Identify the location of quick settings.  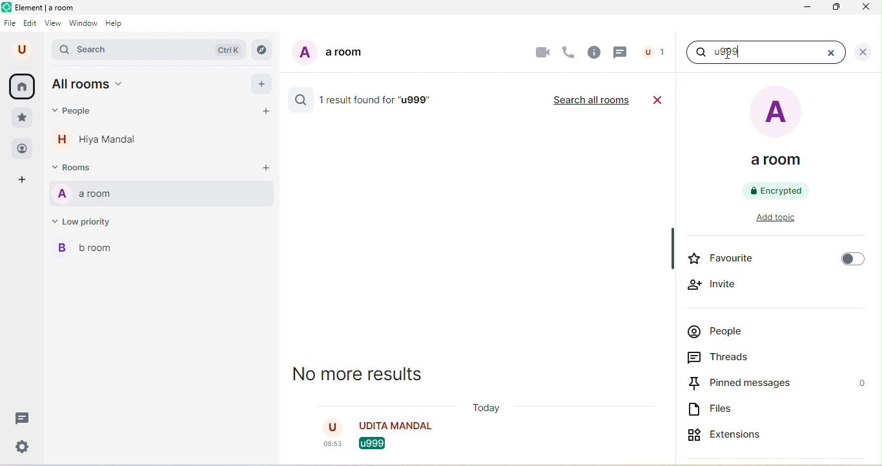
(19, 447).